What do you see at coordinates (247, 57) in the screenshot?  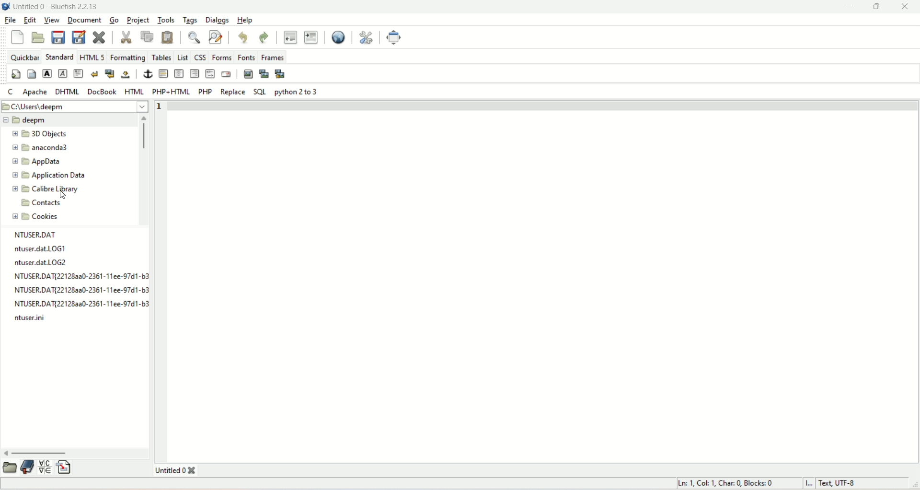 I see `fonts` at bounding box center [247, 57].